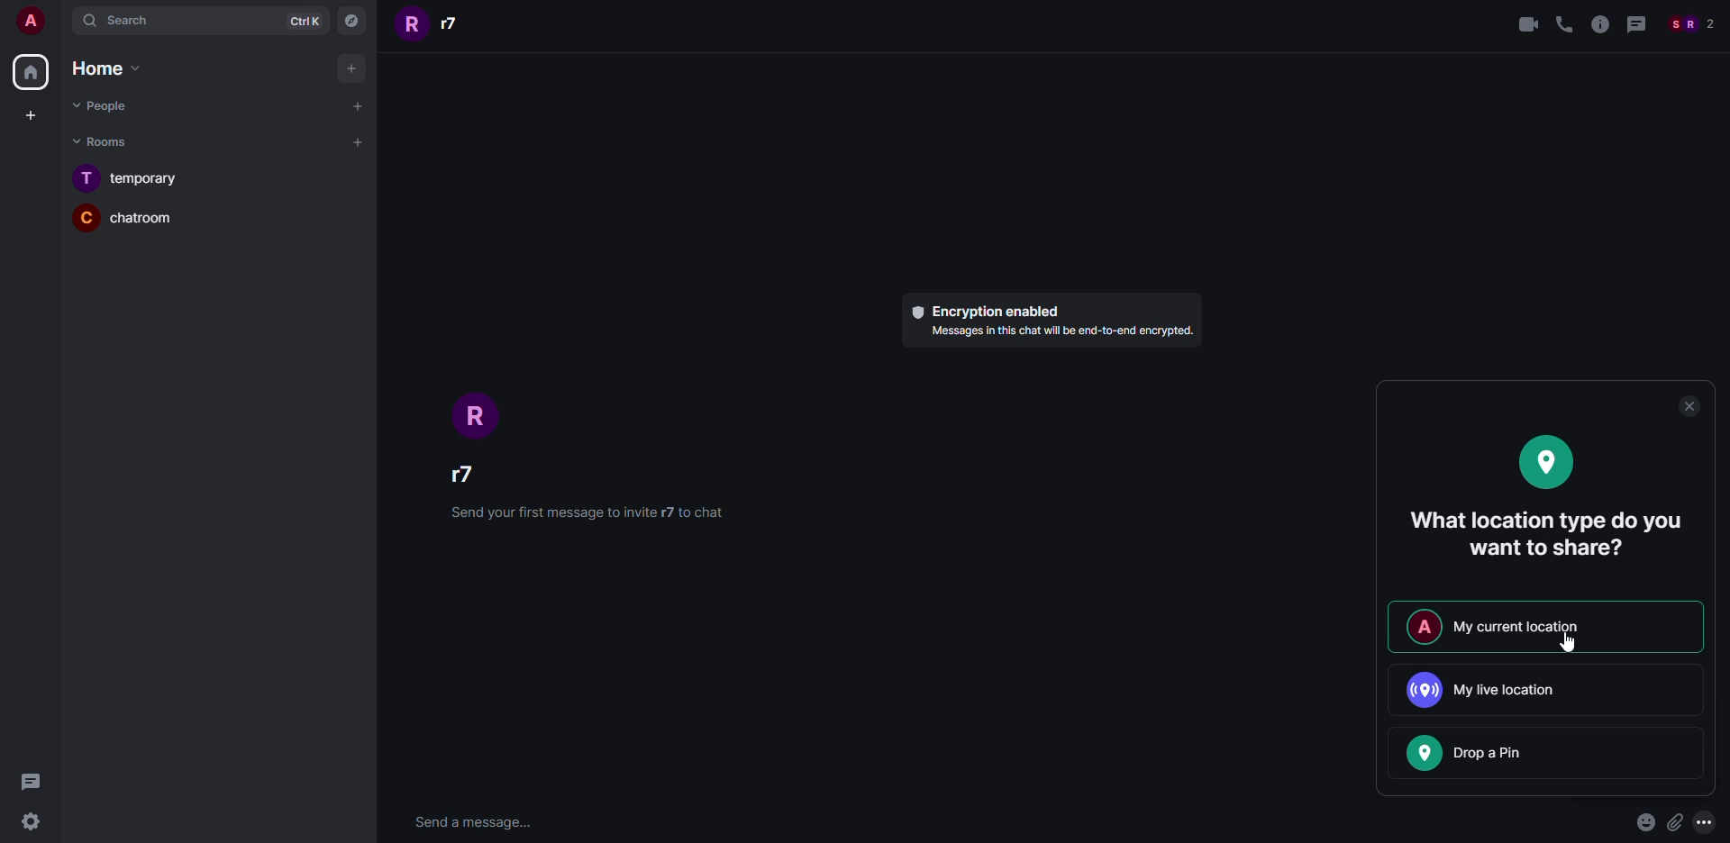  Describe the element at coordinates (435, 24) in the screenshot. I see `r7` at that location.